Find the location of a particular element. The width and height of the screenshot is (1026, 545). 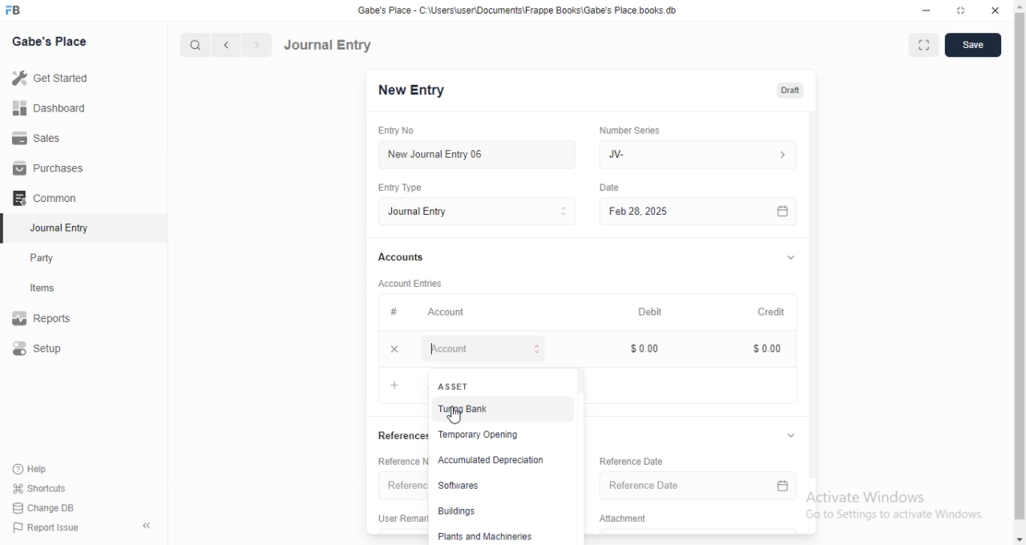

$000 is located at coordinates (772, 349).